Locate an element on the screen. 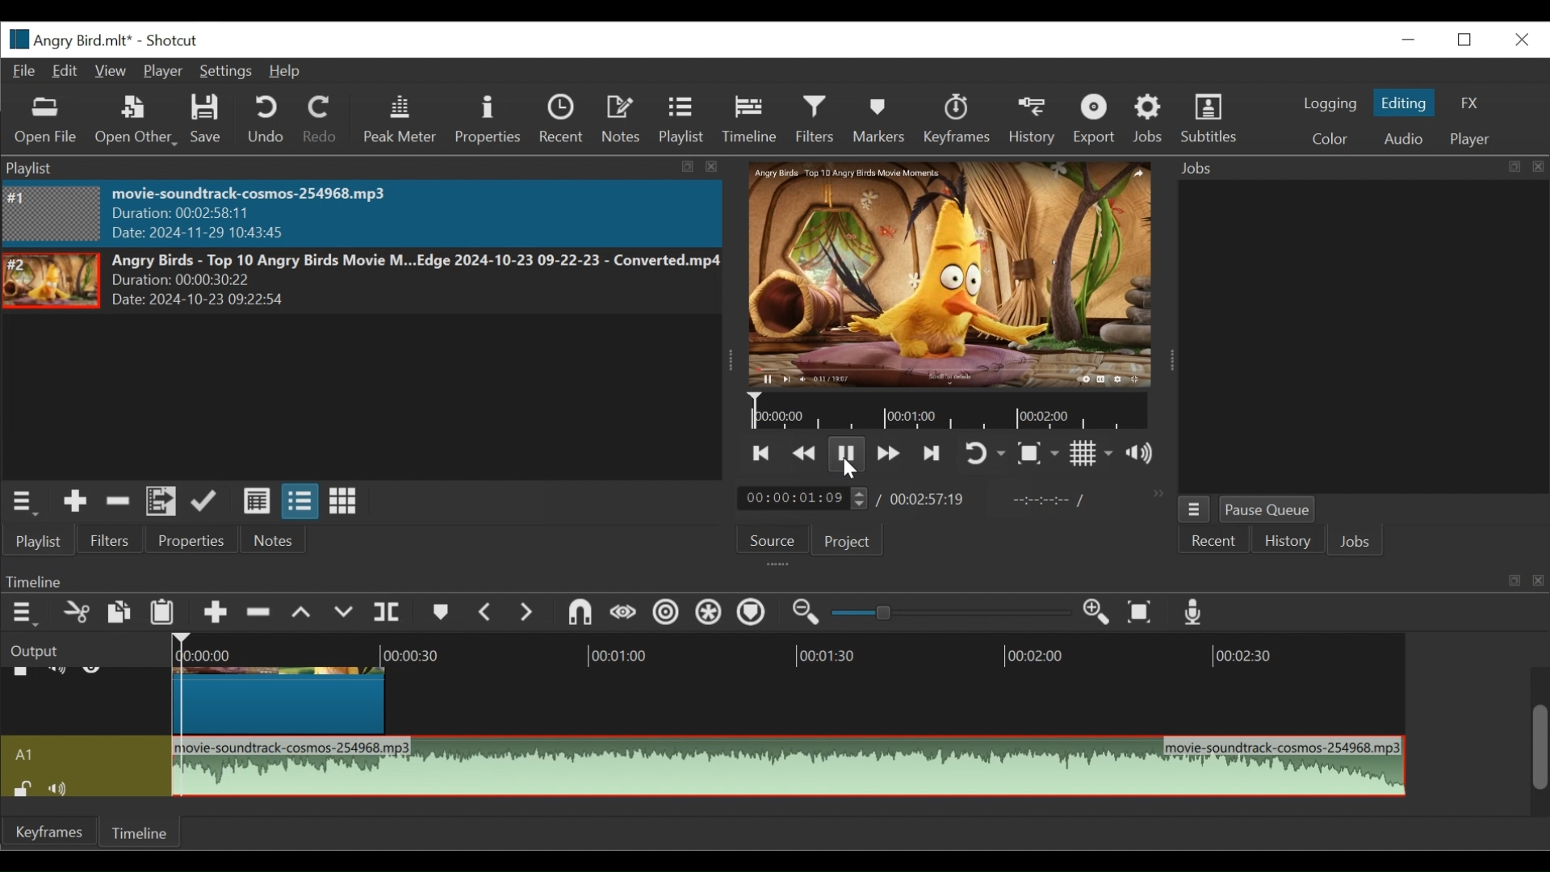 The image size is (1550, 872). Add files to the playlist is located at coordinates (162, 502).